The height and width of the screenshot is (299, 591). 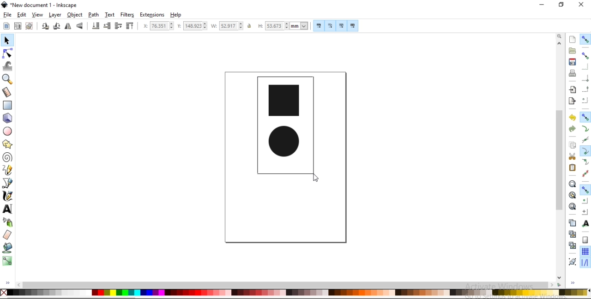 I want to click on scale stroke width by same proportion , so click(x=319, y=26).